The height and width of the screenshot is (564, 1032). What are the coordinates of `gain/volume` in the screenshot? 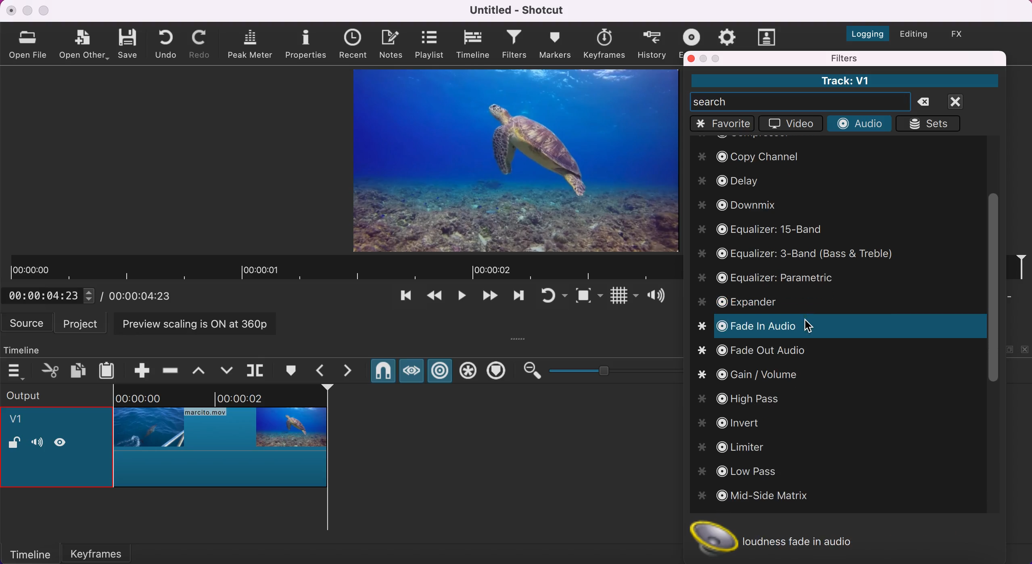 It's located at (748, 376).